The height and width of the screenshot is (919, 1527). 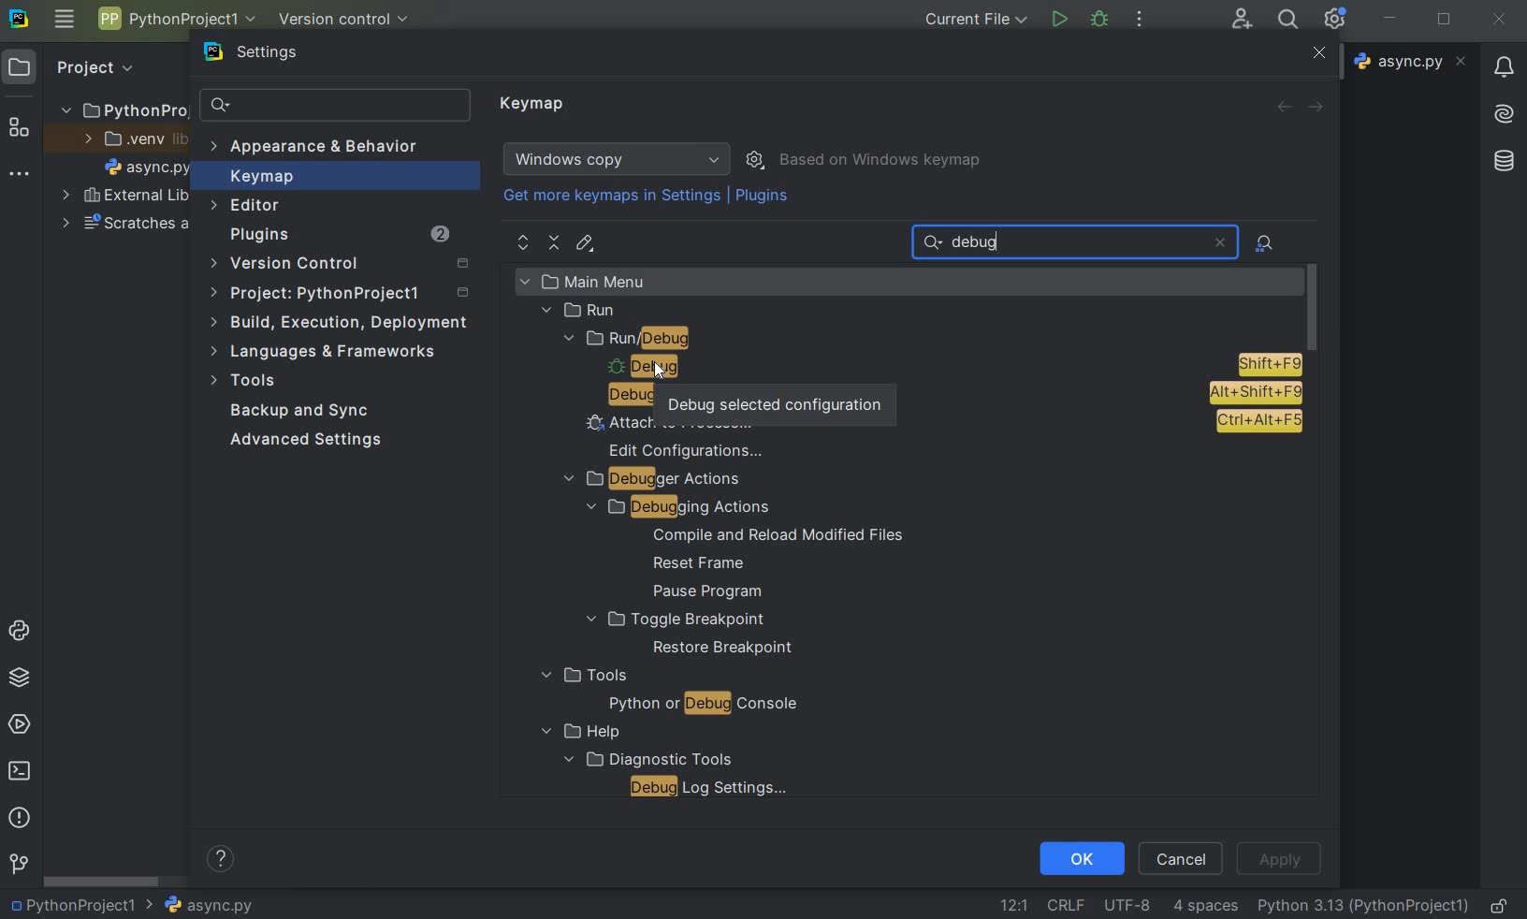 I want to click on back, so click(x=1283, y=107).